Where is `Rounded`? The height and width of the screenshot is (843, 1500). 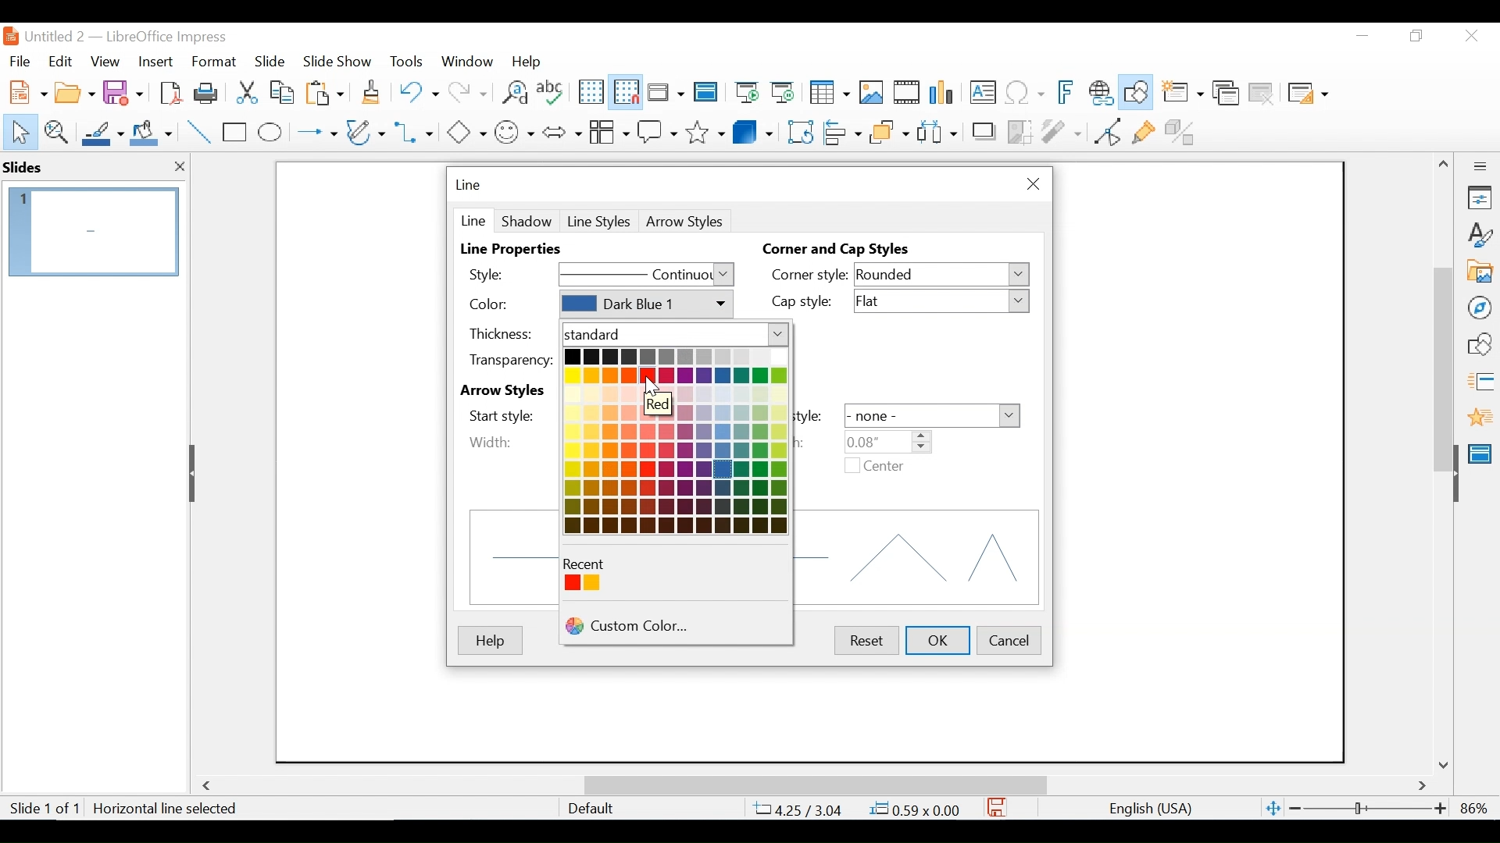 Rounded is located at coordinates (943, 276).